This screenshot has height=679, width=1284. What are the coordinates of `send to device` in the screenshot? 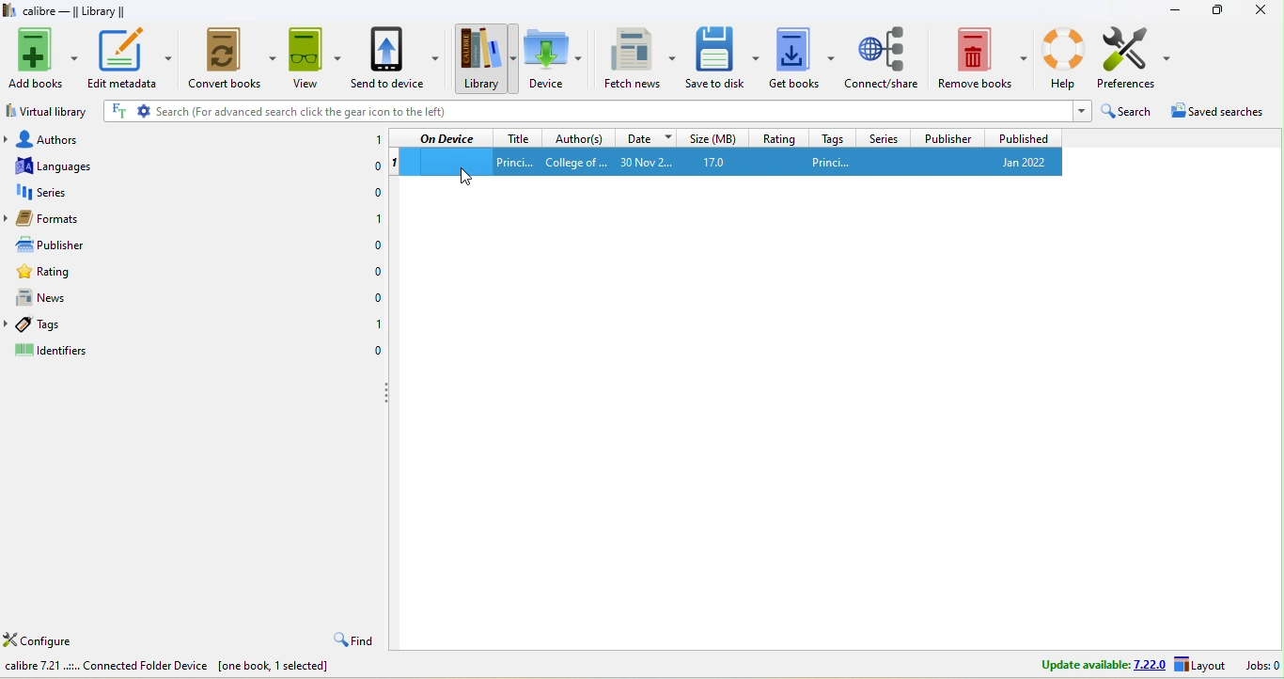 It's located at (398, 59).